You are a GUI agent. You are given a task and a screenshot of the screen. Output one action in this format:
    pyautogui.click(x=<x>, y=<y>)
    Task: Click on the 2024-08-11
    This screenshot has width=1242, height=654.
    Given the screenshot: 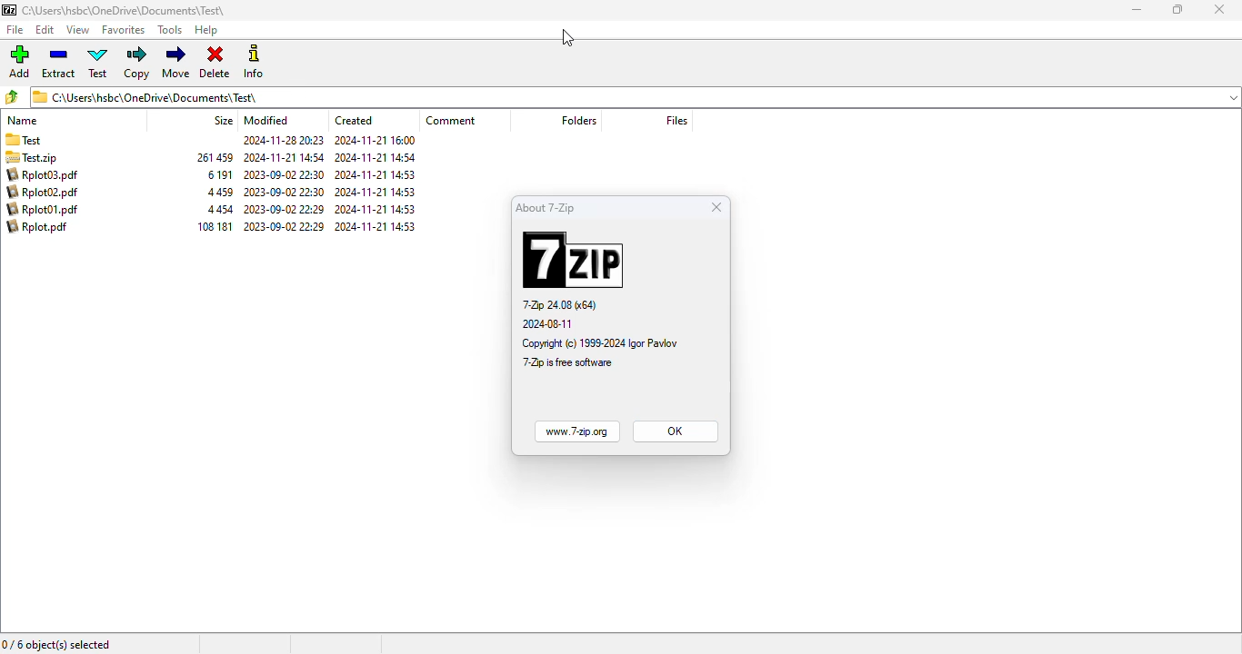 What is the action you would take?
    pyautogui.click(x=548, y=324)
    